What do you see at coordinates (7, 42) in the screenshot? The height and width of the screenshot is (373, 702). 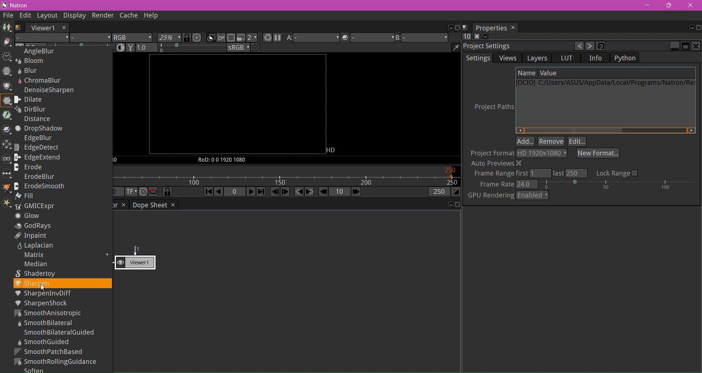 I see `Draw` at bounding box center [7, 42].